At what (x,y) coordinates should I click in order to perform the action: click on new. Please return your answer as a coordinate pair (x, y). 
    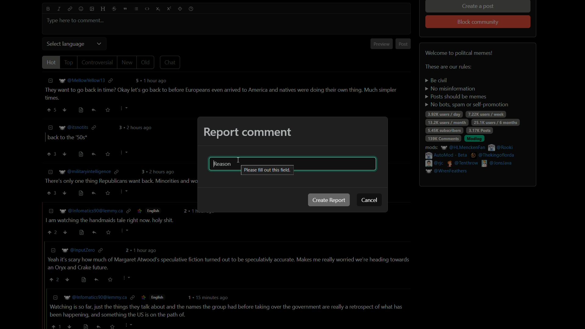
    Looking at the image, I should click on (128, 62).